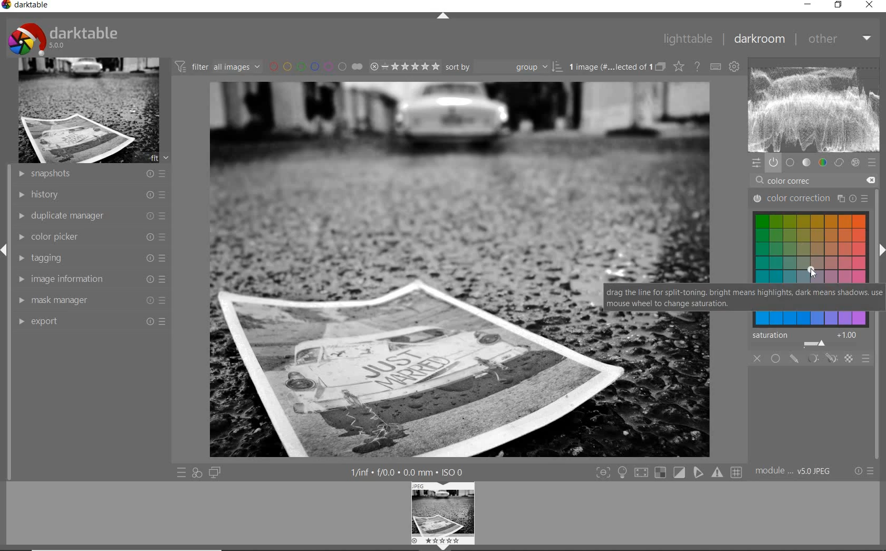 Image resolution: width=886 pixels, height=551 pixels. What do you see at coordinates (406, 269) in the screenshot?
I see `selected image` at bounding box center [406, 269].